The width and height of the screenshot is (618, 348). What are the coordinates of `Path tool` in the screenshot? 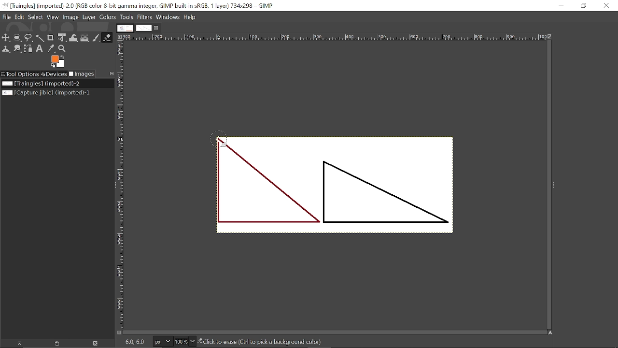 It's located at (28, 49).